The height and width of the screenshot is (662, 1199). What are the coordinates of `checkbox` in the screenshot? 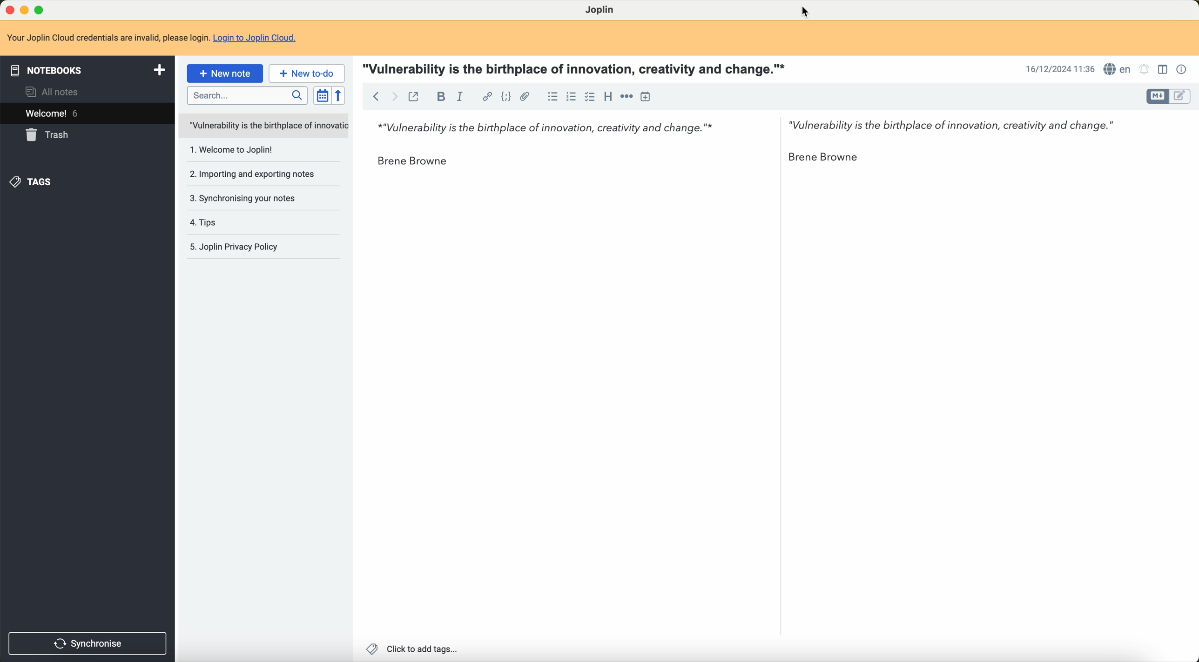 It's located at (588, 97).